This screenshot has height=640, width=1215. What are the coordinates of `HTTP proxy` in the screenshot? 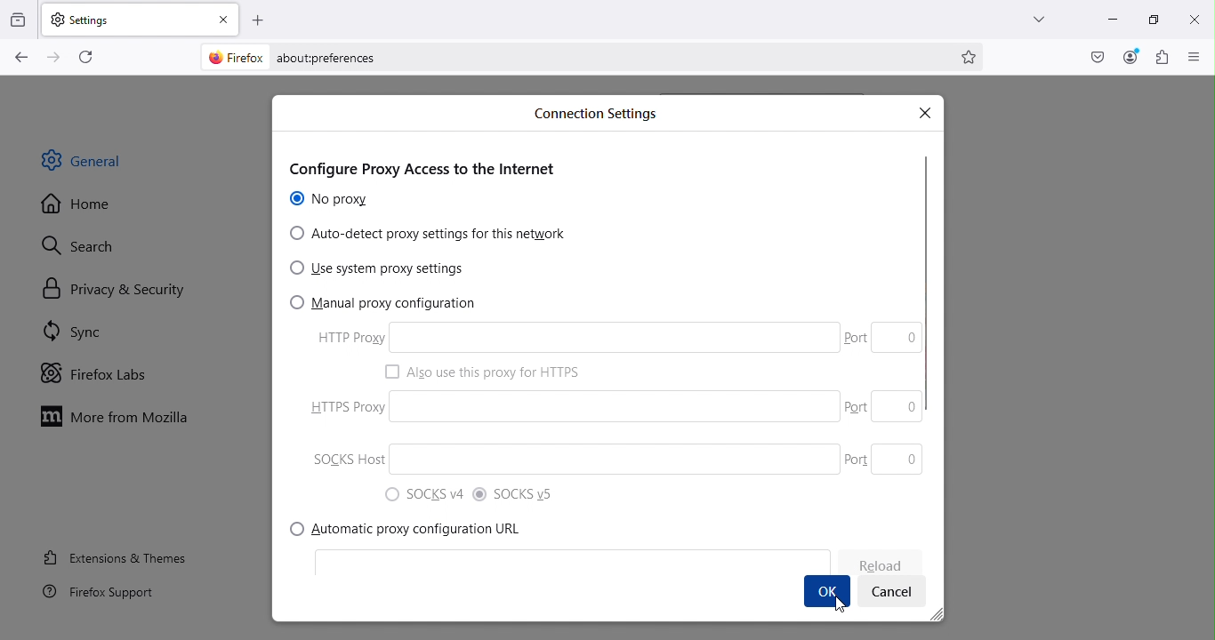 It's located at (573, 338).